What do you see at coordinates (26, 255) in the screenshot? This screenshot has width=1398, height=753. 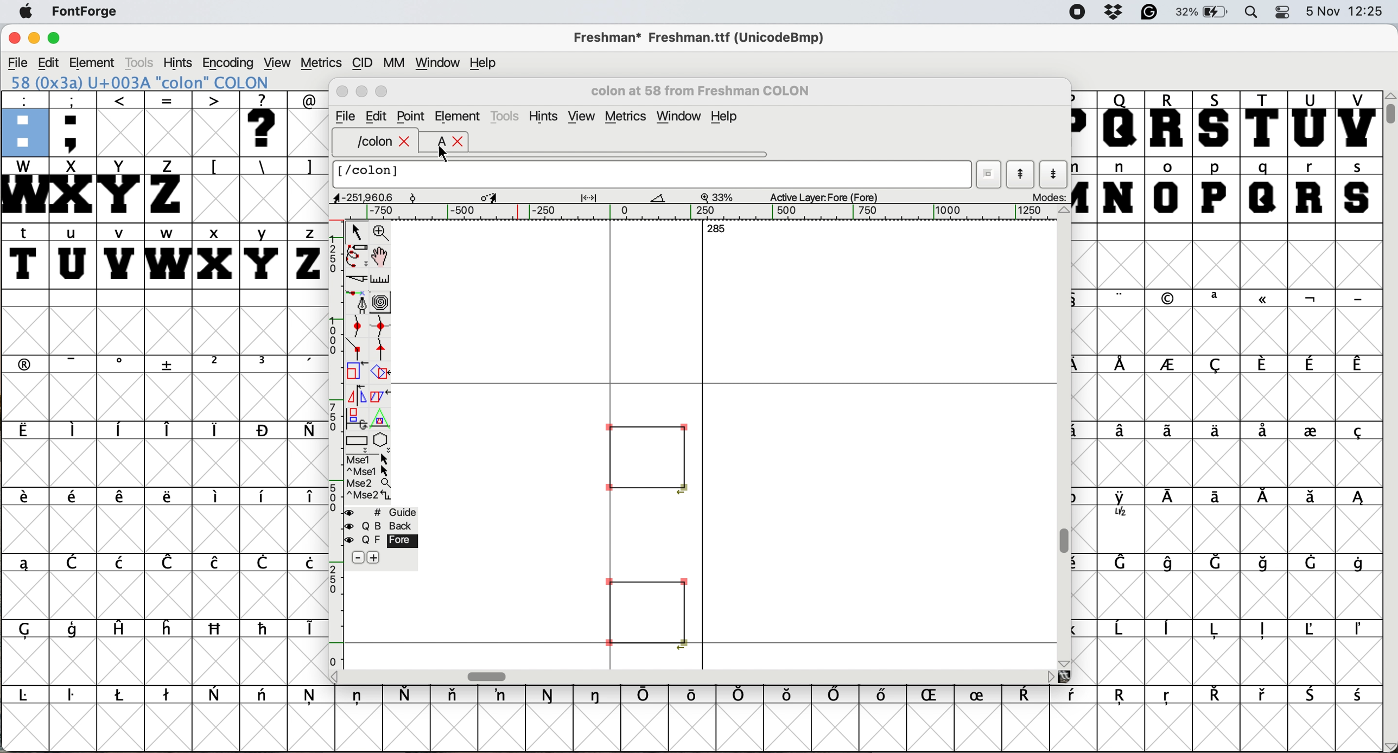 I see `t` at bounding box center [26, 255].